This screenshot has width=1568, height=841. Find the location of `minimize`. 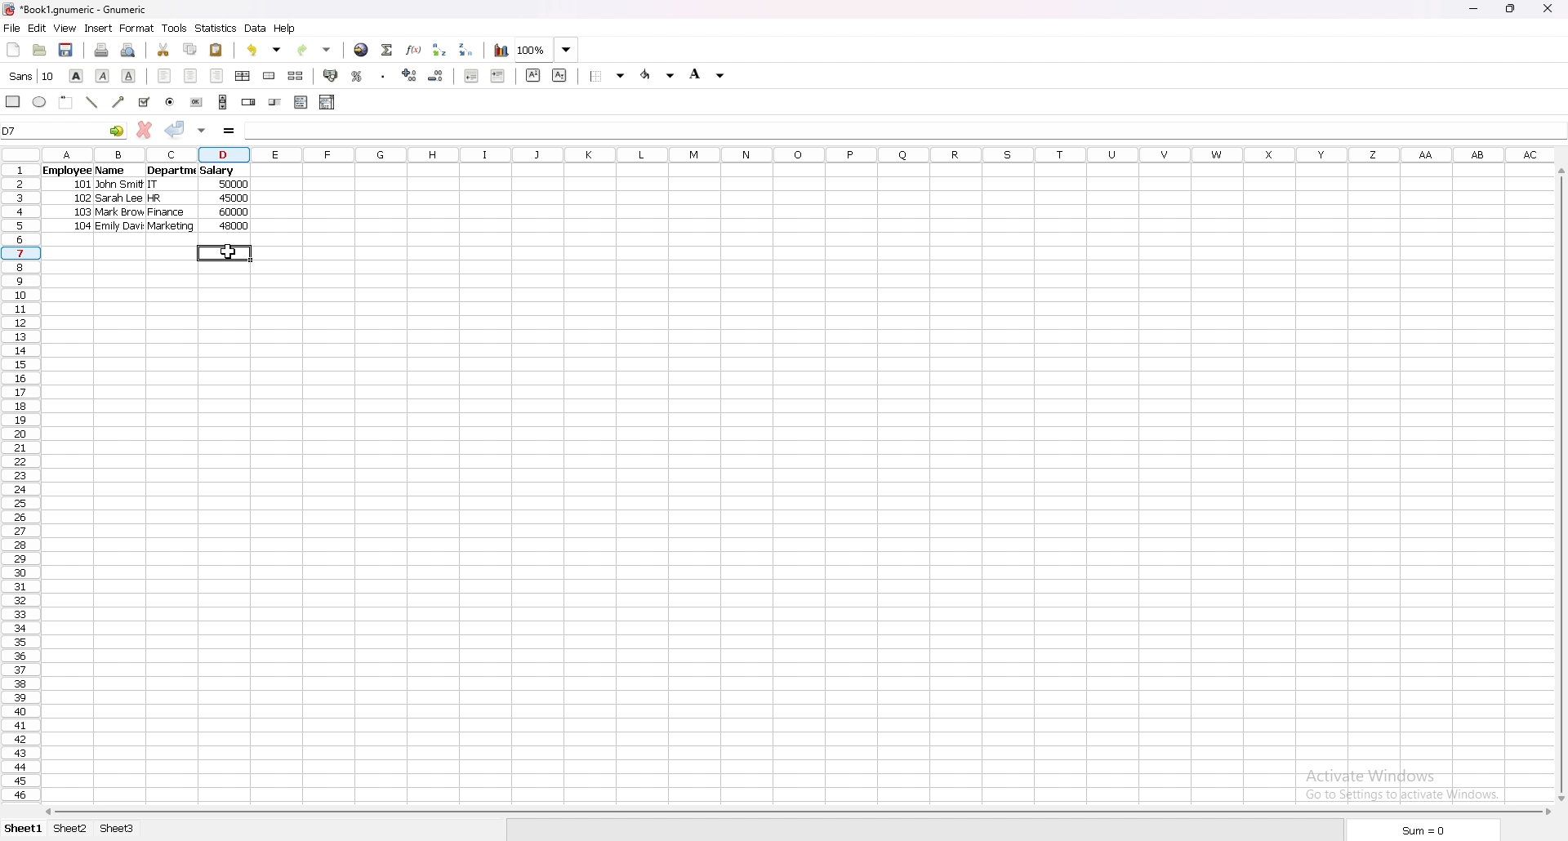

minimize is located at coordinates (1475, 9).